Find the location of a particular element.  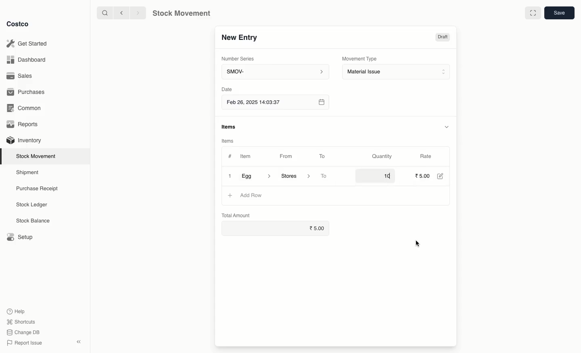

Stock Ledger is located at coordinates (32, 206).